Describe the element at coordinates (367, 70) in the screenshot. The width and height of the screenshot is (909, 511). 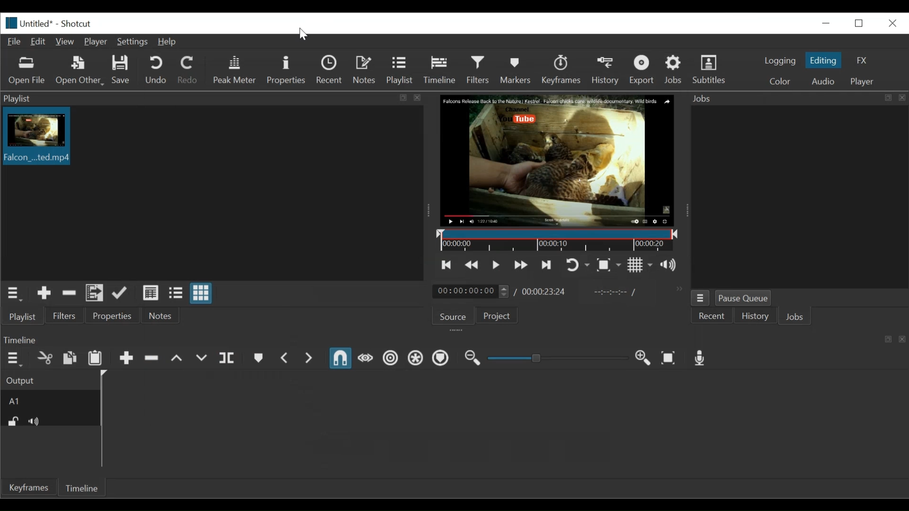
I see `Notes` at that location.